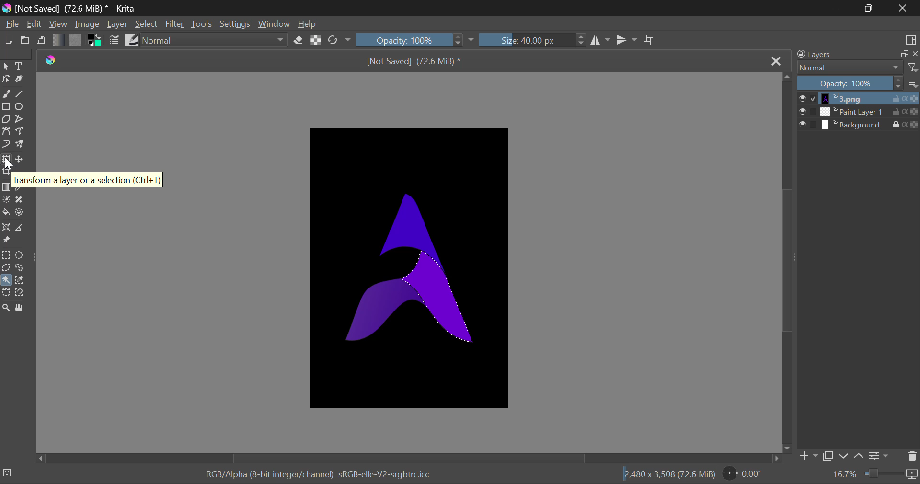 The height and width of the screenshot is (484, 920). Describe the element at coordinates (25, 40) in the screenshot. I see `Open` at that location.